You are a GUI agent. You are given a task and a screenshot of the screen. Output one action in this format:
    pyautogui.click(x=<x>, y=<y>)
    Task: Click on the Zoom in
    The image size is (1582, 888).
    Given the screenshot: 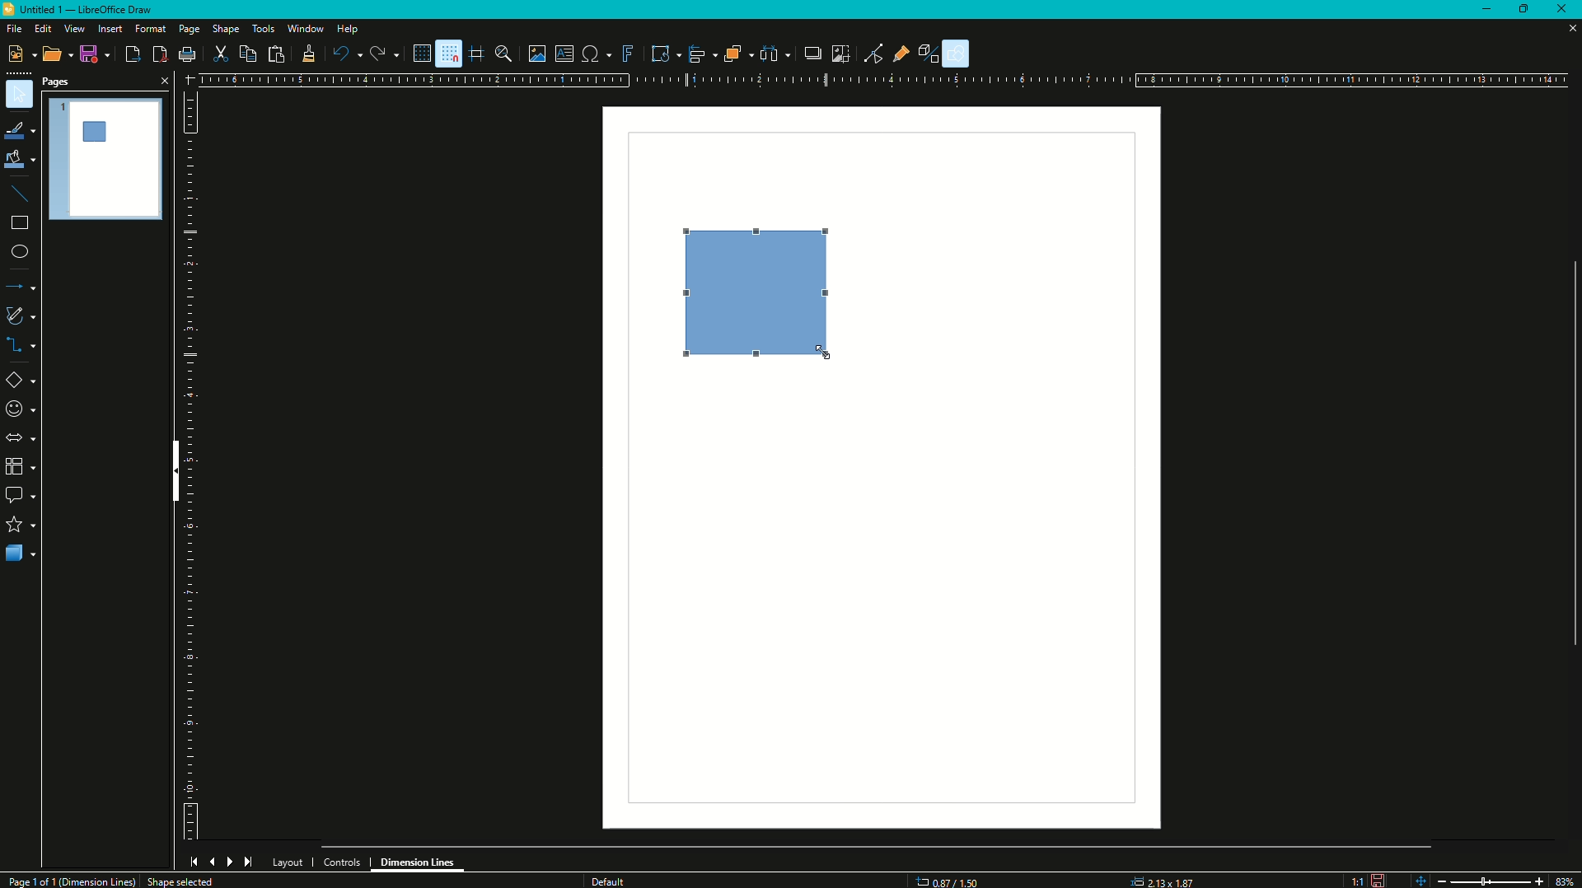 What is the action you would take?
    pyautogui.click(x=1538, y=881)
    